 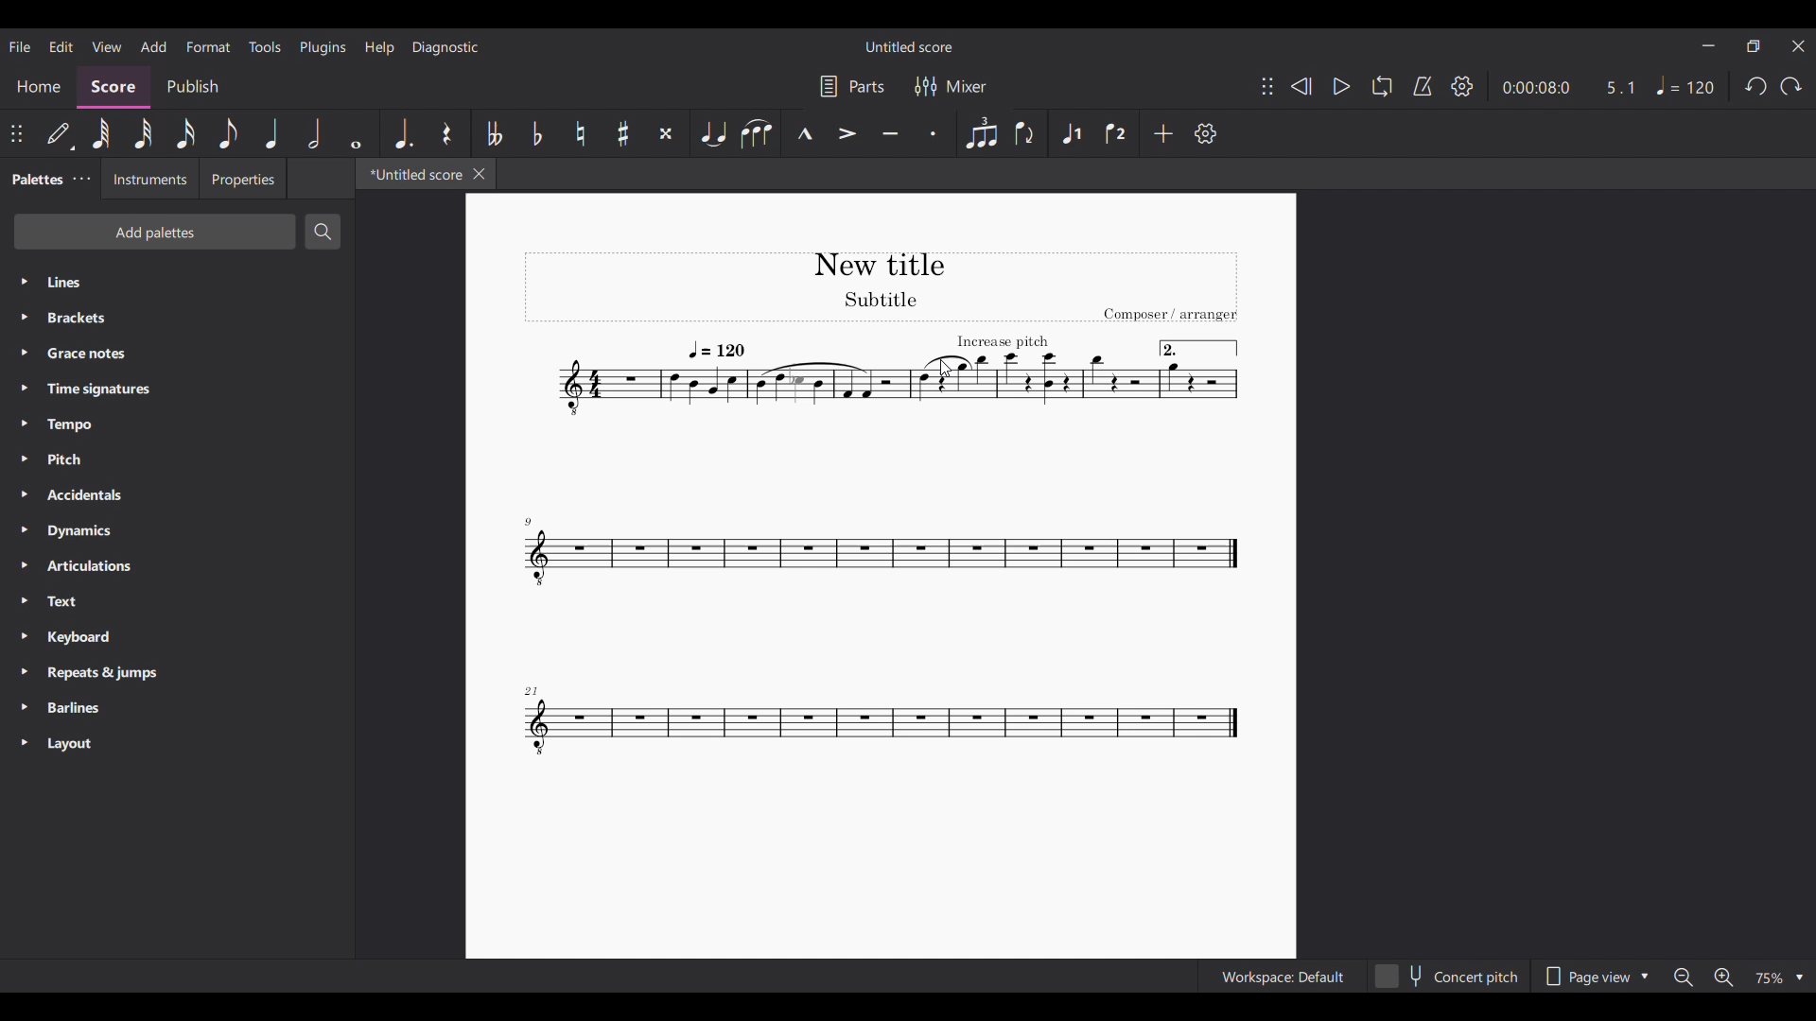 I want to click on File menu, so click(x=21, y=46).